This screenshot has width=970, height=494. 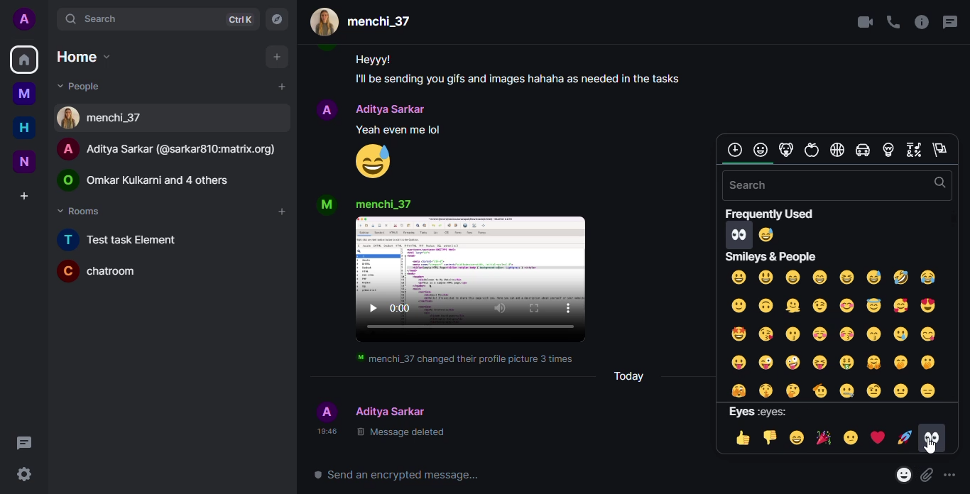 I want to click on I'l be sending you gifs and images hahaha as needed in the tasks, so click(x=517, y=77).